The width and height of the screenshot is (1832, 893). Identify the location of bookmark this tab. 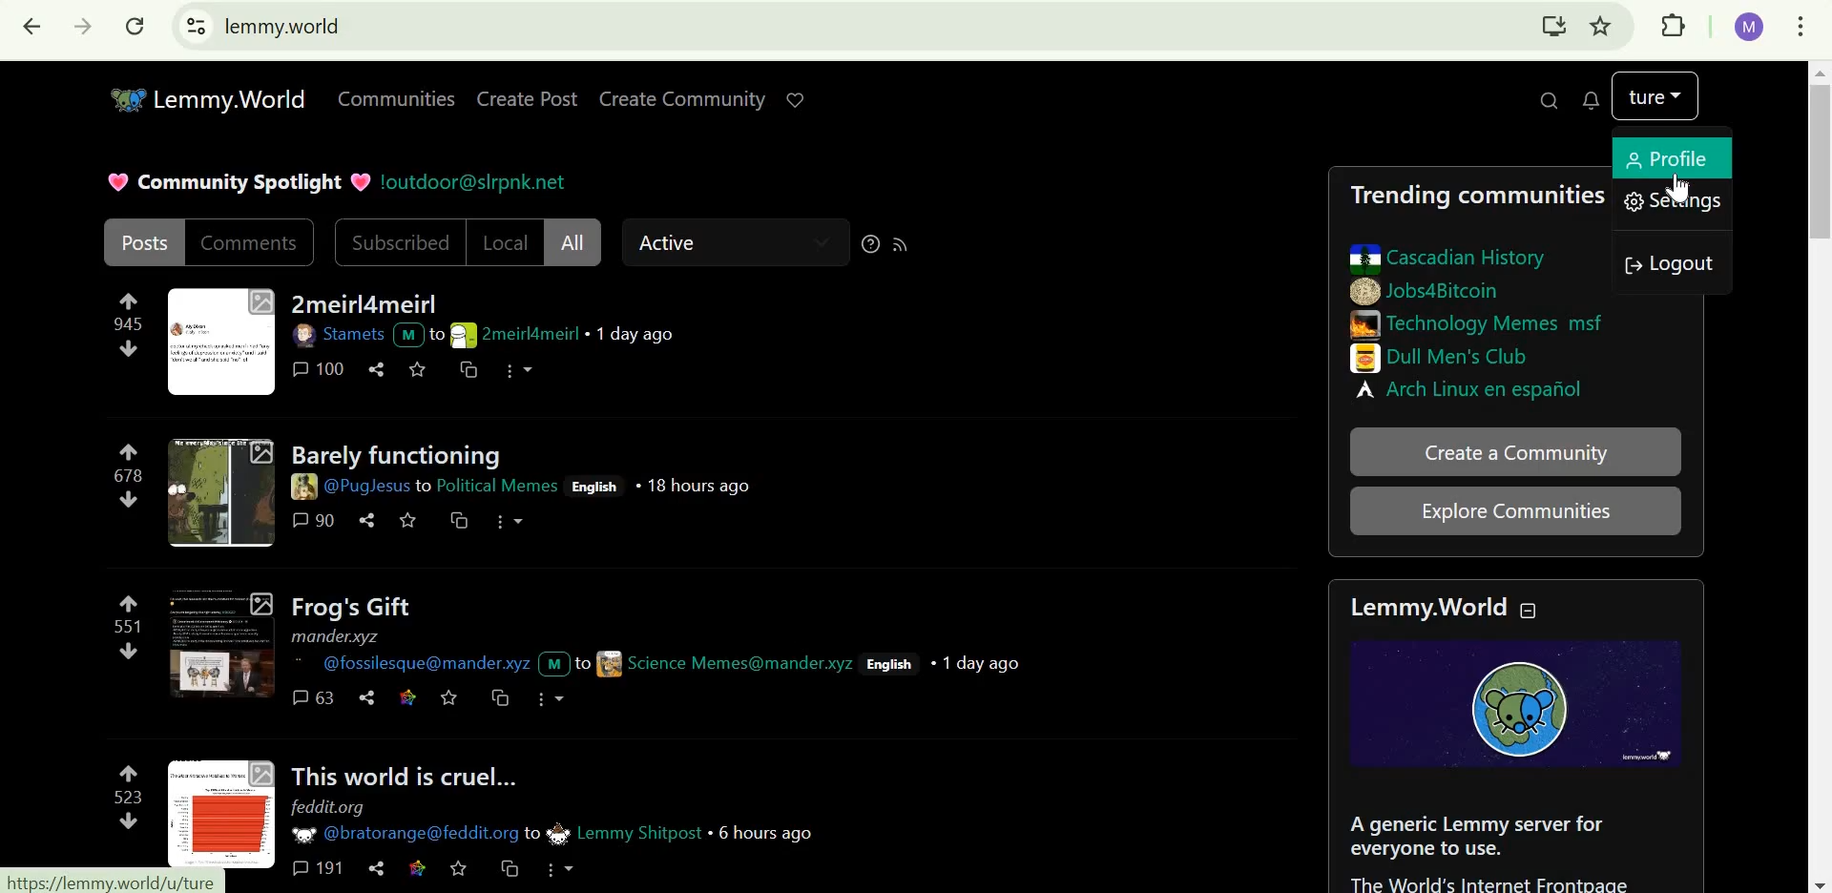
(1602, 26).